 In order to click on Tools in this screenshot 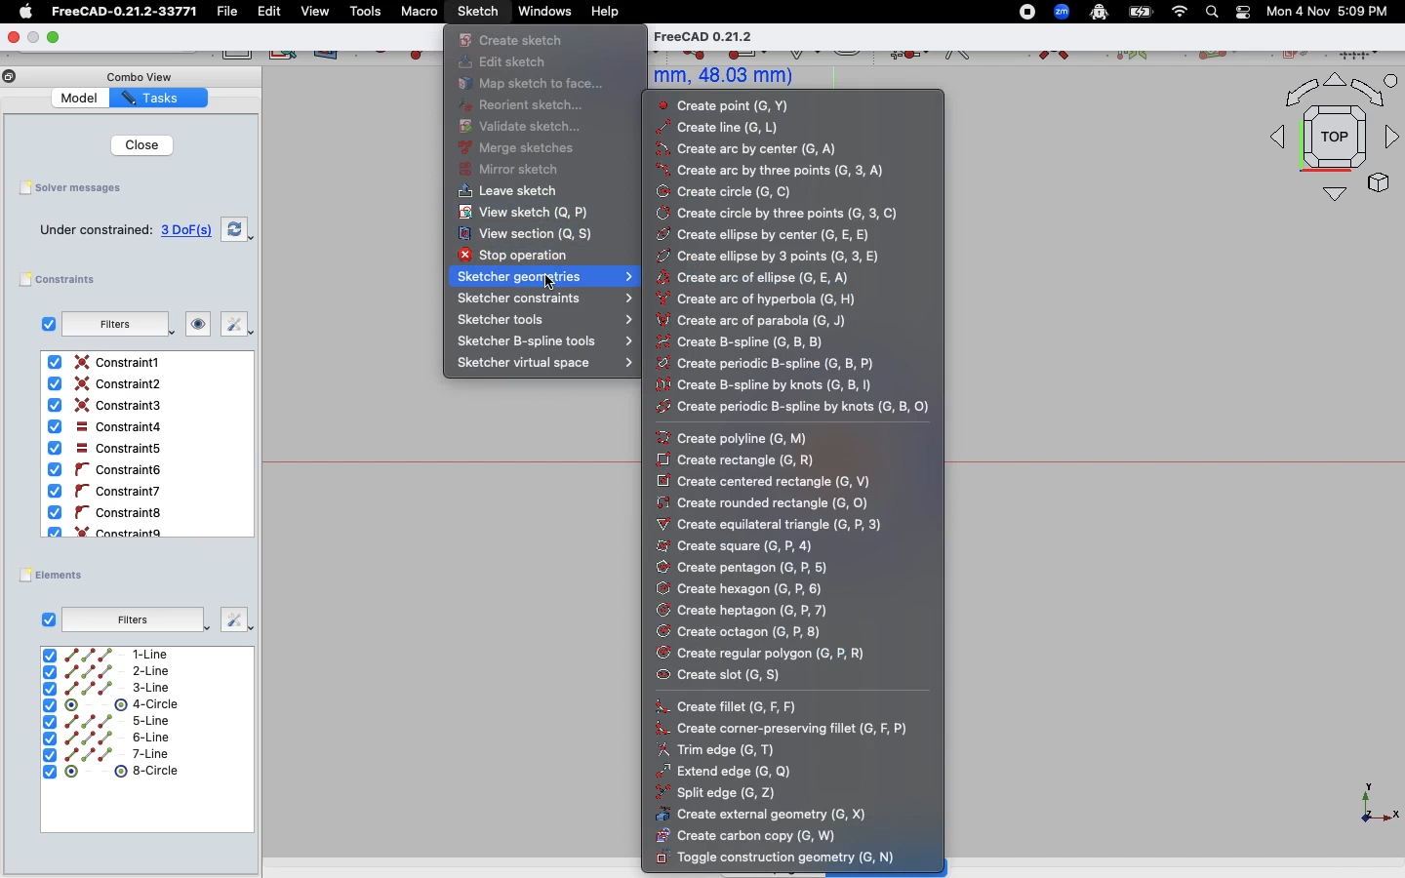, I will do `click(365, 13)`.